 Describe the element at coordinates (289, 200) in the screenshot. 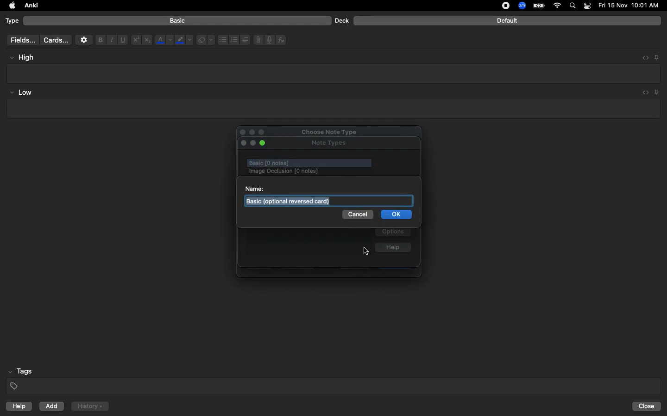

I see `Textbox` at that location.